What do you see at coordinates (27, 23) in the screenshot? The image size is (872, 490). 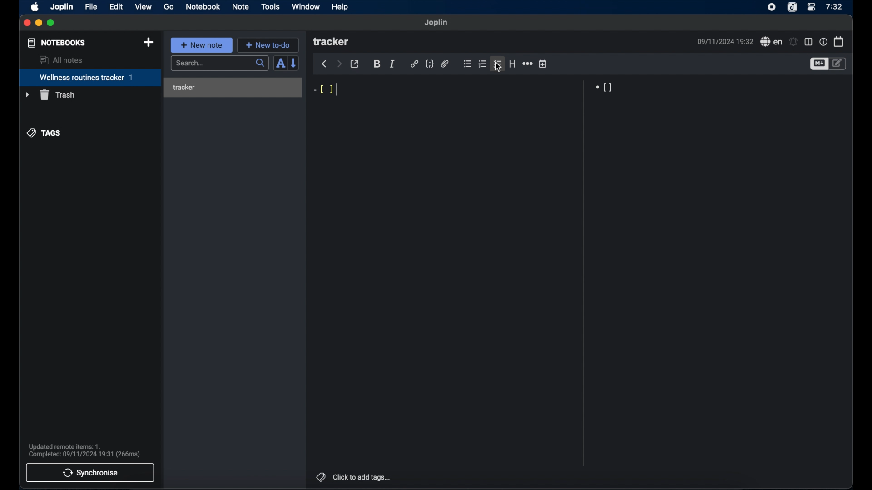 I see `close` at bounding box center [27, 23].